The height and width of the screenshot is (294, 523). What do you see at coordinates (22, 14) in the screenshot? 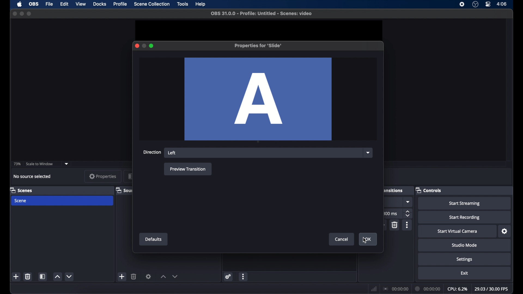
I see `minimize` at bounding box center [22, 14].